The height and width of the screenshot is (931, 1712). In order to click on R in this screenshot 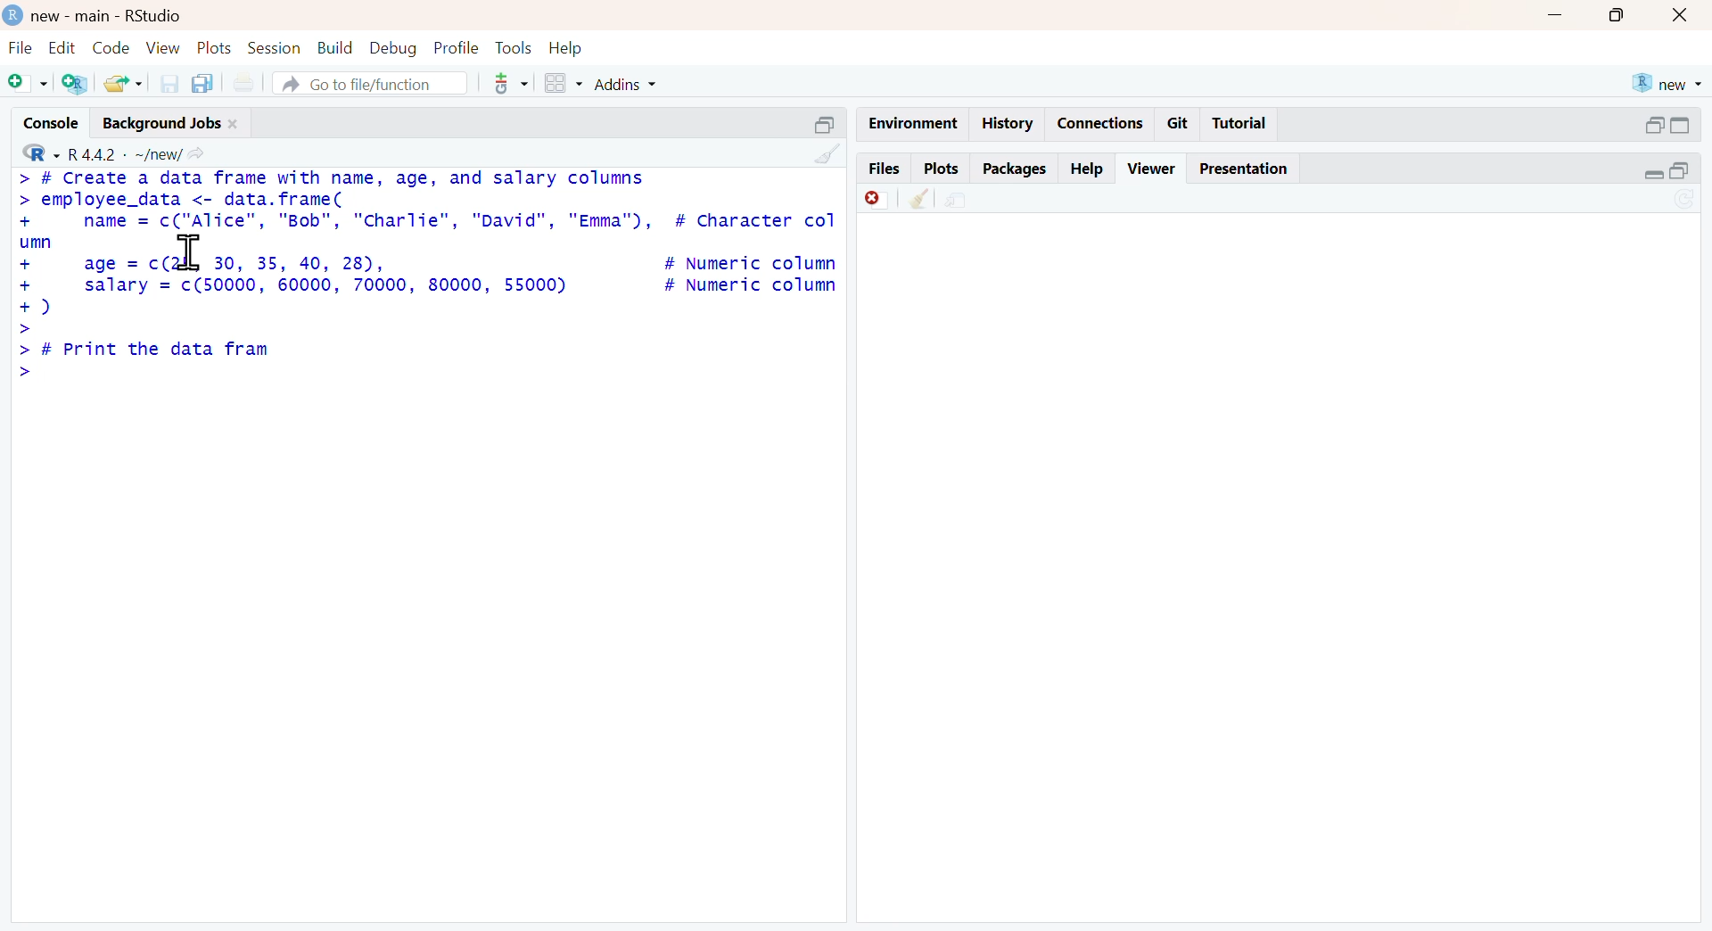, I will do `click(33, 153)`.